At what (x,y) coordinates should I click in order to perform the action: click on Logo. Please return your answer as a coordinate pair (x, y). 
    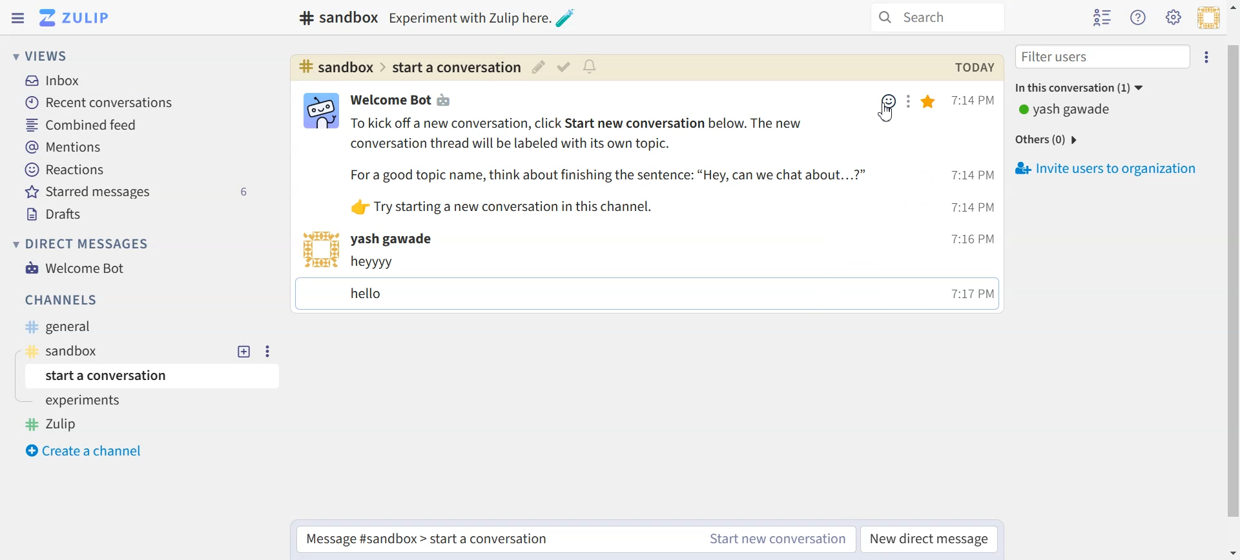
    Looking at the image, I should click on (74, 17).